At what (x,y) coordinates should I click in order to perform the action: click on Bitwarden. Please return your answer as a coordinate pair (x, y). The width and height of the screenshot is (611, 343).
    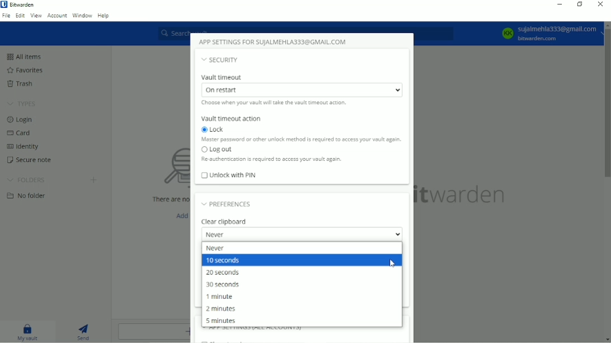
    Looking at the image, I should click on (39, 5).